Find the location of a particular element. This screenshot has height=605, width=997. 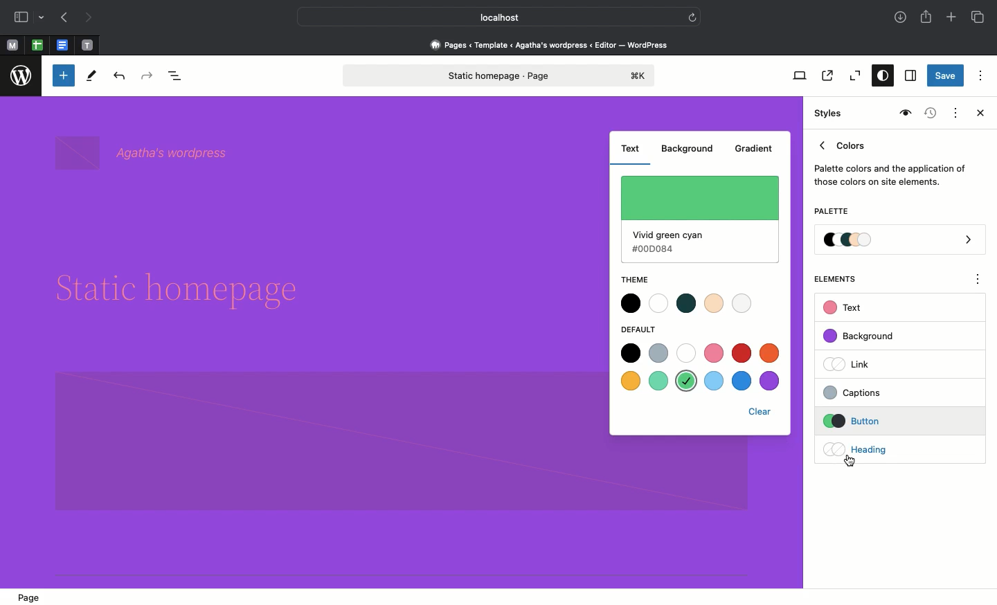

Tools is located at coordinates (92, 79).